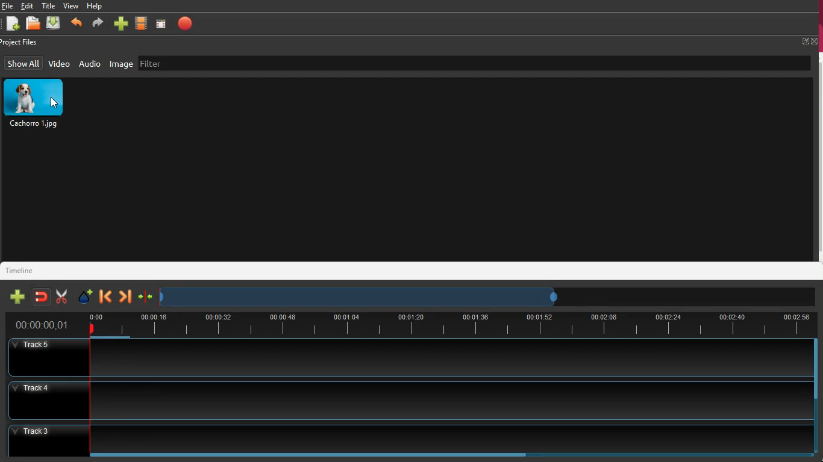  Describe the element at coordinates (25, 269) in the screenshot. I see `timeline` at that location.